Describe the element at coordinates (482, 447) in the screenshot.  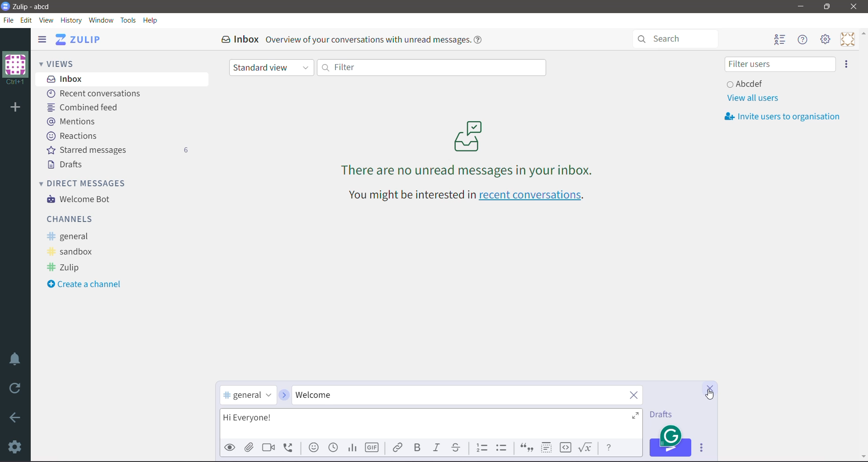
I see `Numbered list` at that location.